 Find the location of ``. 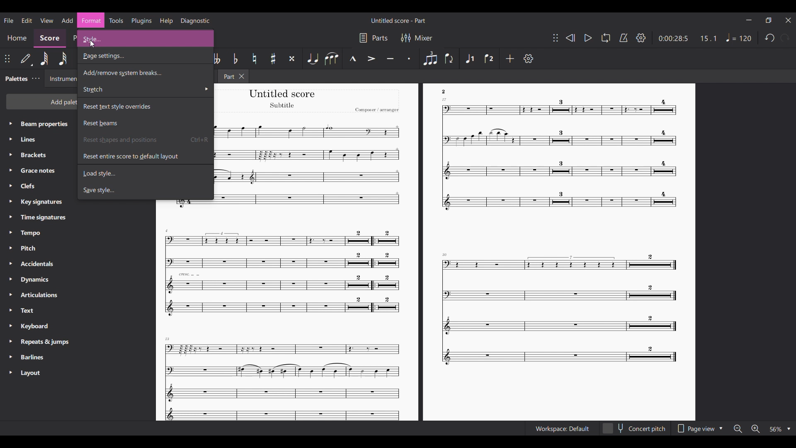

 is located at coordinates (284, 106).